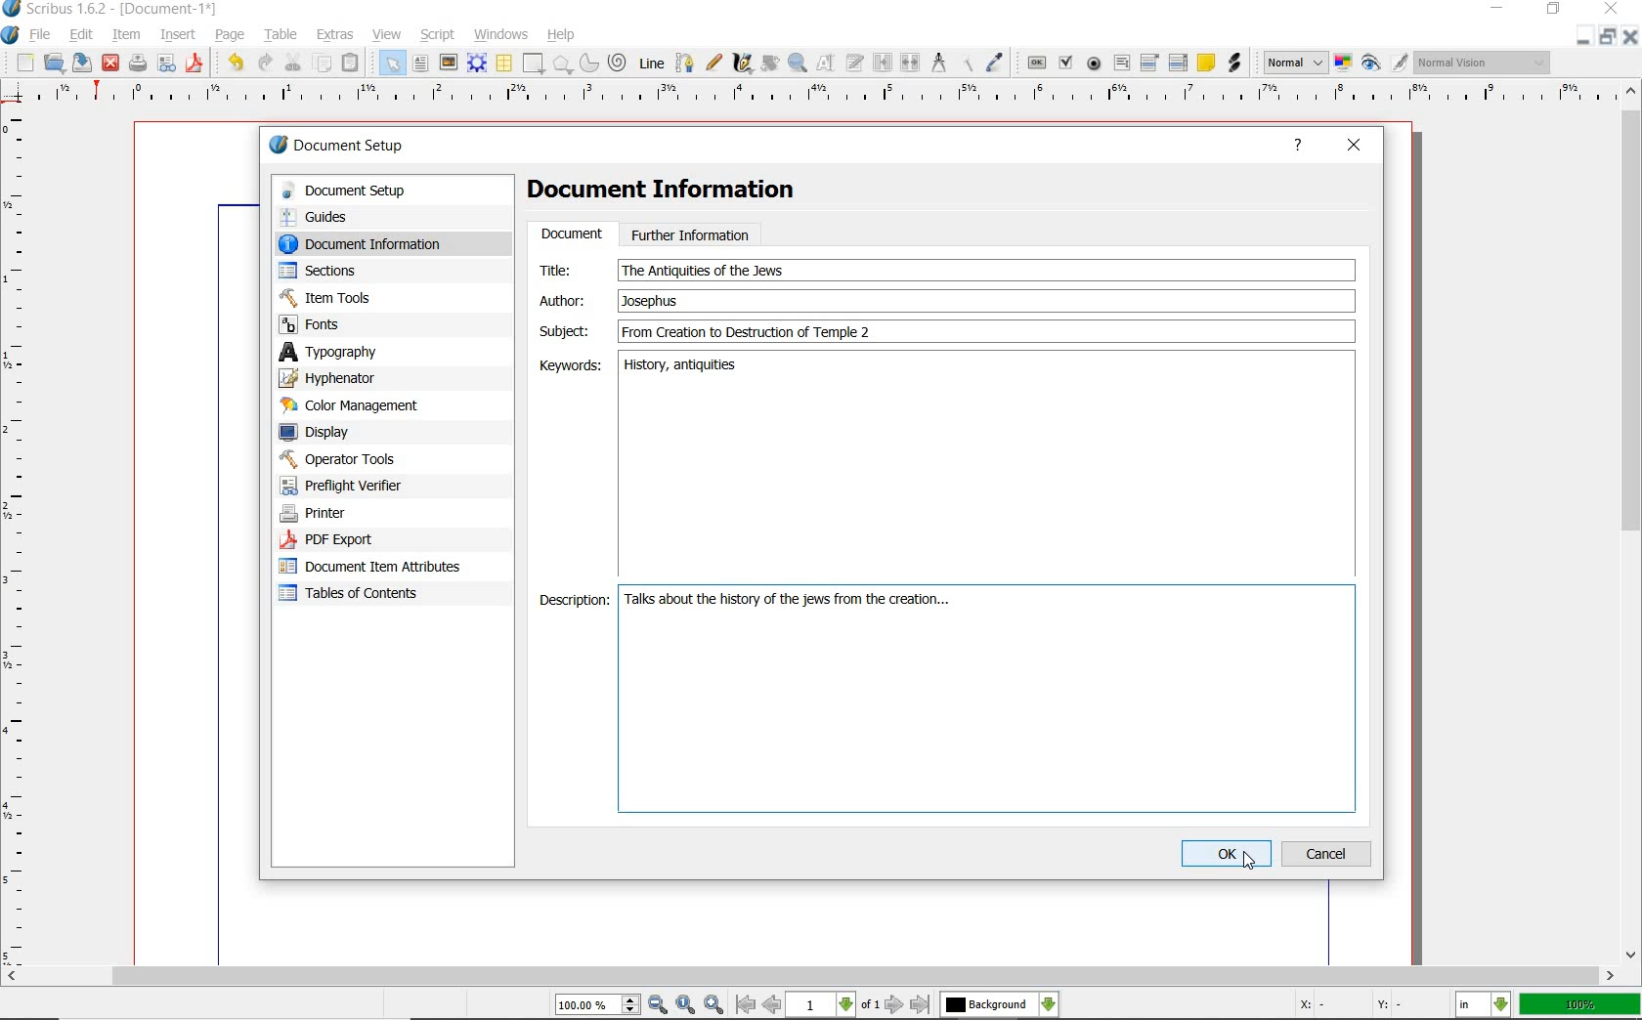 Image resolution: width=1642 pixels, height=1020 pixels. What do you see at coordinates (568, 270) in the screenshot?
I see `Title` at bounding box center [568, 270].